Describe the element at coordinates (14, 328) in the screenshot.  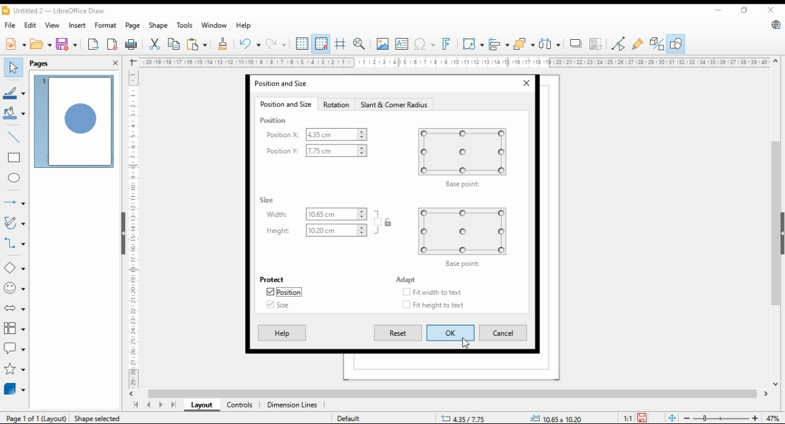
I see `flowchart` at that location.